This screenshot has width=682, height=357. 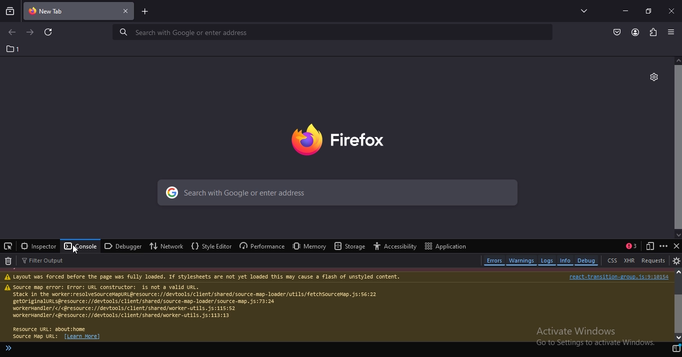 What do you see at coordinates (125, 11) in the screenshot?
I see `close` at bounding box center [125, 11].